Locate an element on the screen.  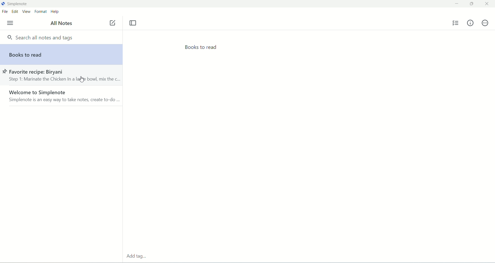
new note is located at coordinates (112, 23).